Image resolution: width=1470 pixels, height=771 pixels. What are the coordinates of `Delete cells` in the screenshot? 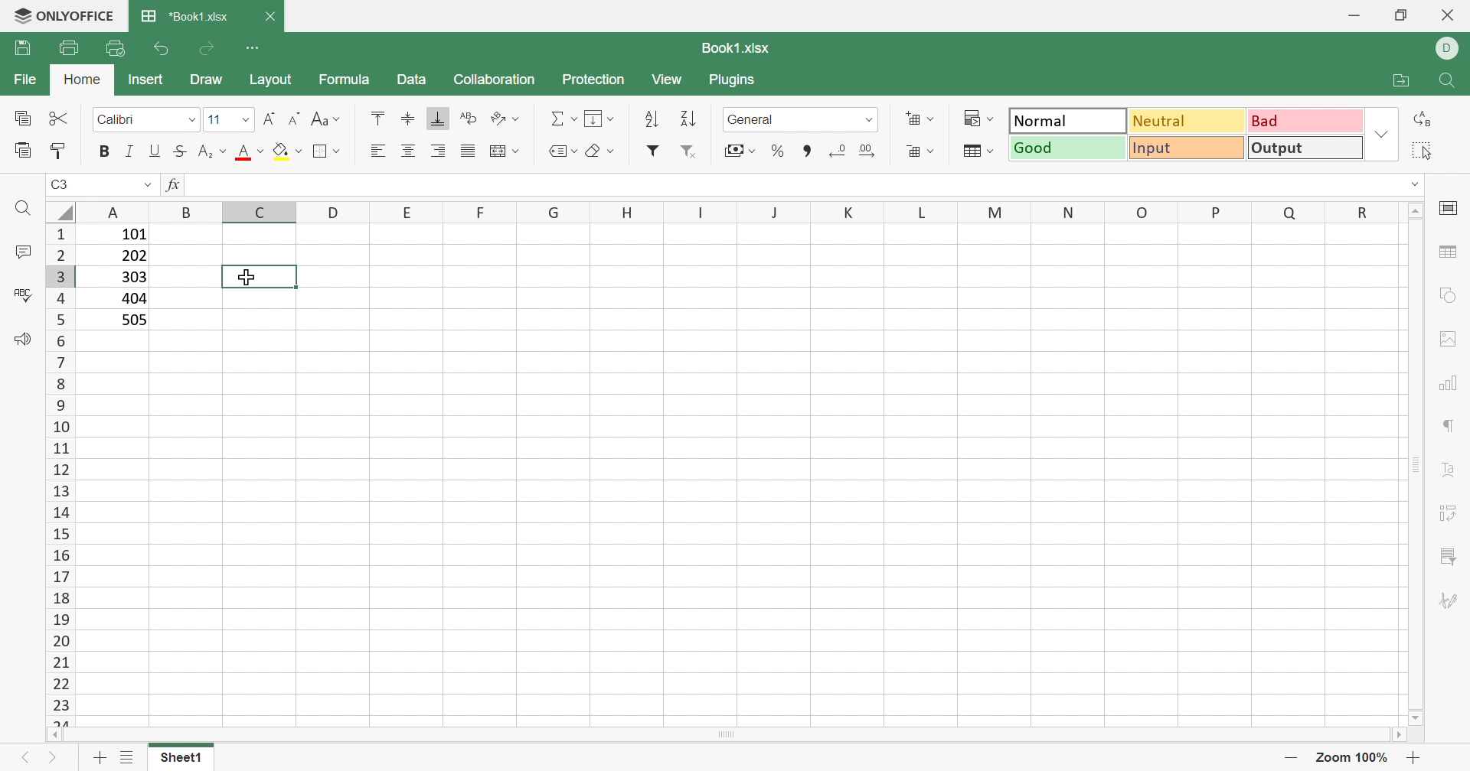 It's located at (921, 151).